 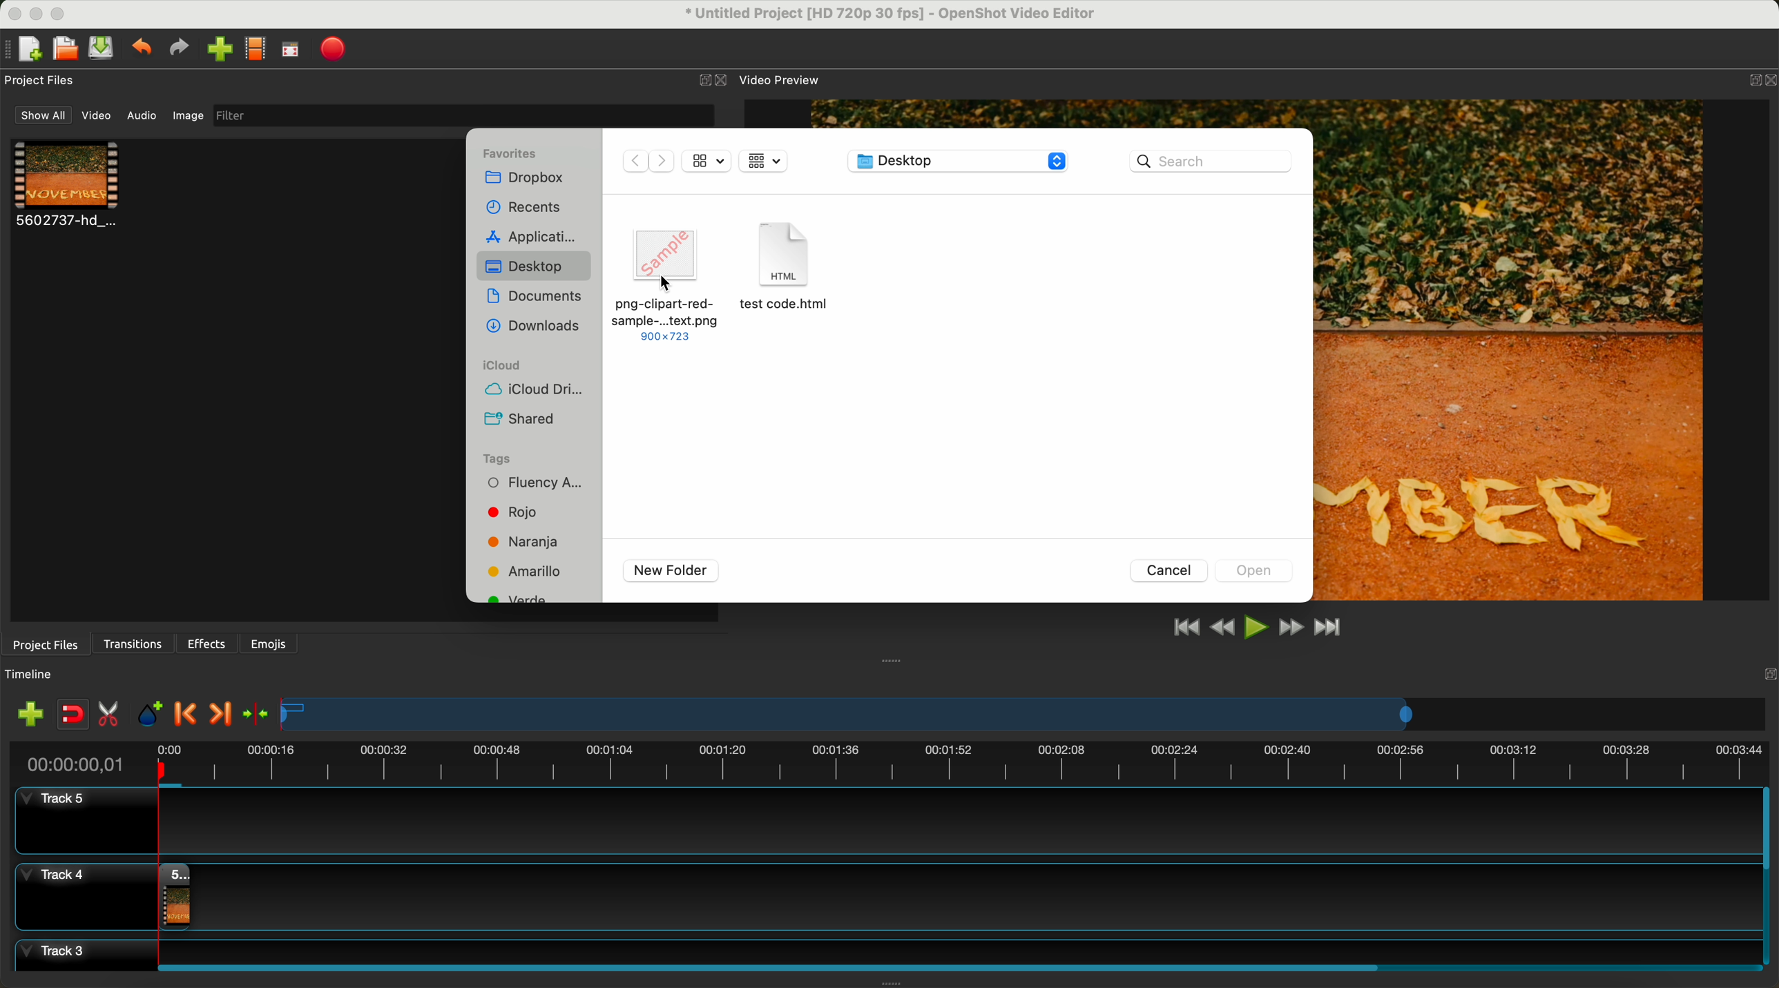 What do you see at coordinates (534, 326) in the screenshot?
I see `downloads` at bounding box center [534, 326].